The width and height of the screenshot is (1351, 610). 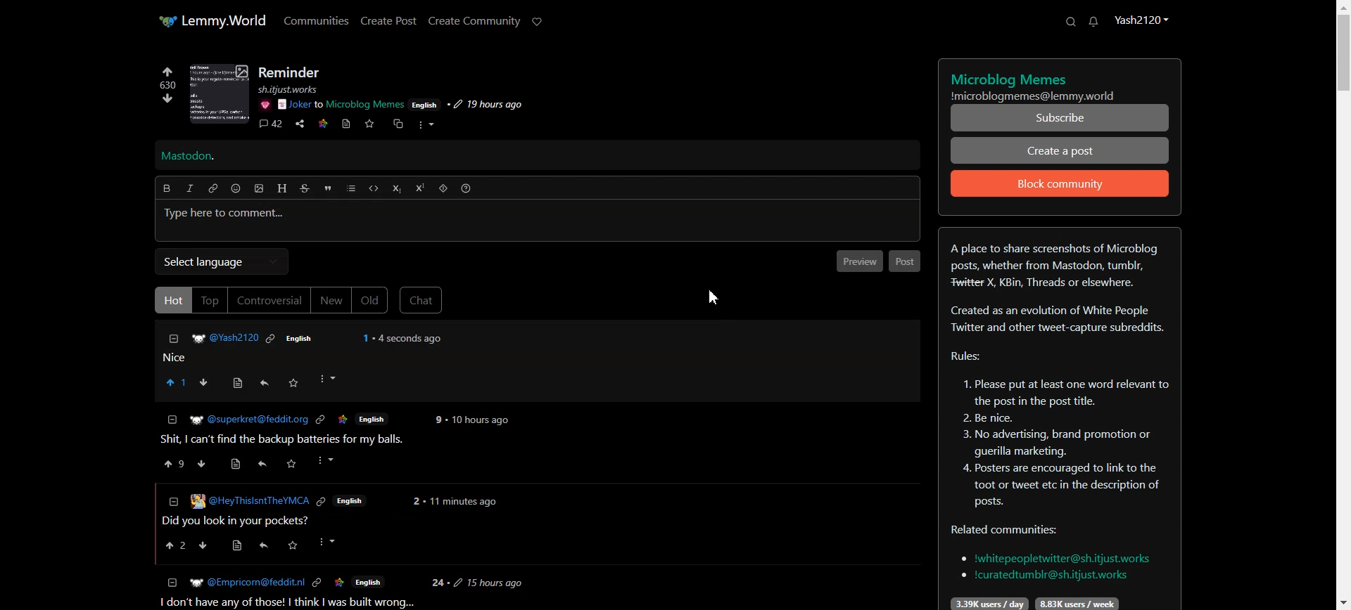 I want to click on Italic, so click(x=190, y=188).